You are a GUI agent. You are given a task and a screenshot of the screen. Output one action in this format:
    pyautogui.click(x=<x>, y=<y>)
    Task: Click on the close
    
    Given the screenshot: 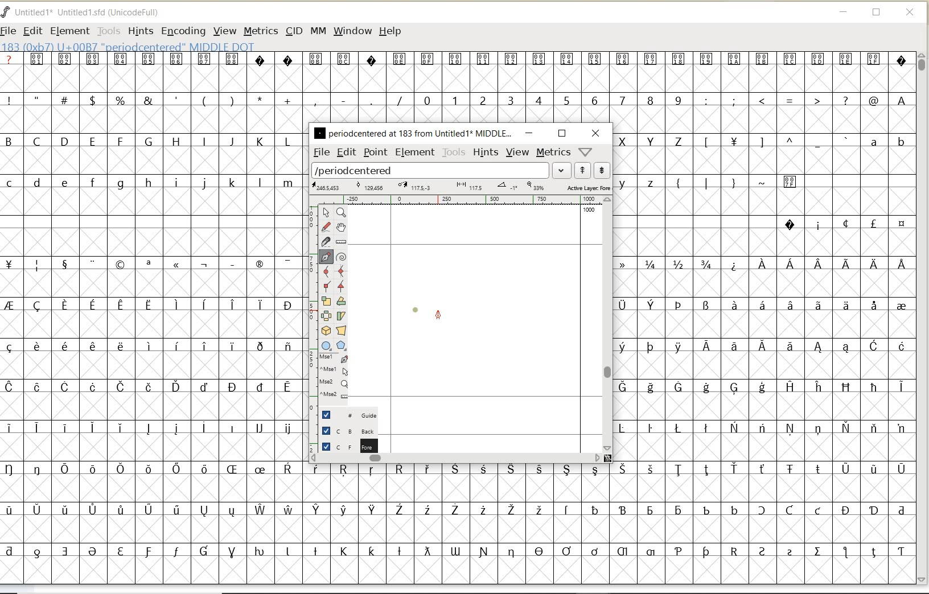 What is the action you would take?
    pyautogui.click(x=595, y=133)
    